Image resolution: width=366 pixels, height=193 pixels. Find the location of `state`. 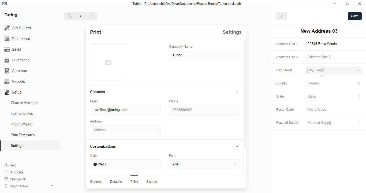

state is located at coordinates (334, 97).